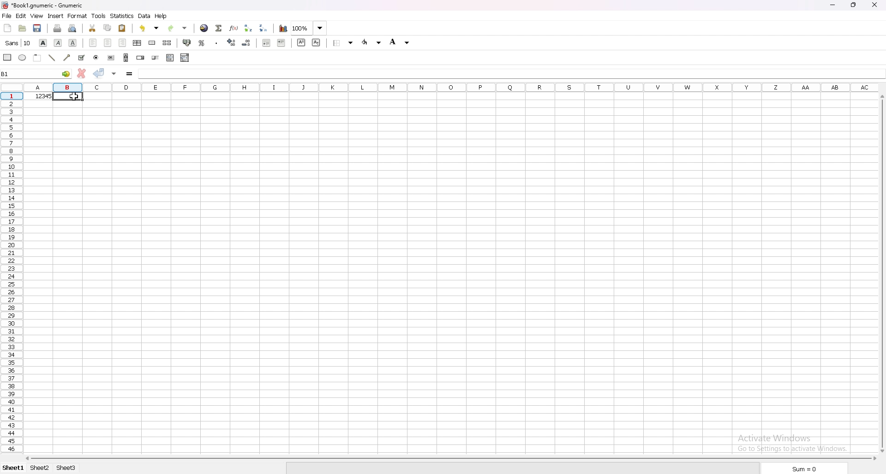  Describe the element at coordinates (58, 28) in the screenshot. I see `print` at that location.